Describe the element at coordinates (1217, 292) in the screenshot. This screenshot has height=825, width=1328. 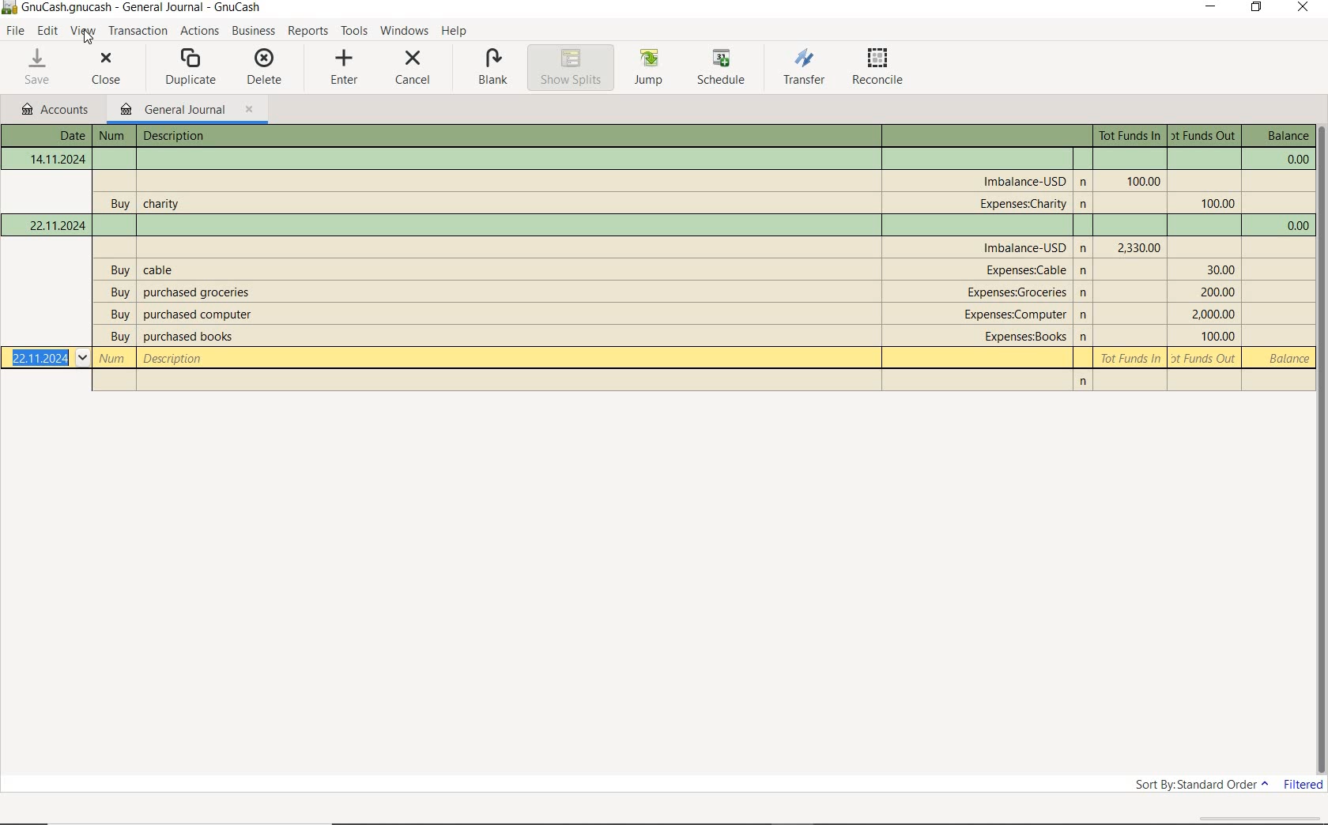
I see `Tot Funds Out` at that location.